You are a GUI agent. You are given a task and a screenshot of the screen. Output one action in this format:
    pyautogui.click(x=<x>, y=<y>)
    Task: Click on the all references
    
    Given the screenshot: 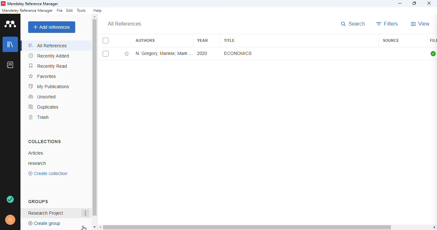 What is the action you would take?
    pyautogui.click(x=125, y=23)
    